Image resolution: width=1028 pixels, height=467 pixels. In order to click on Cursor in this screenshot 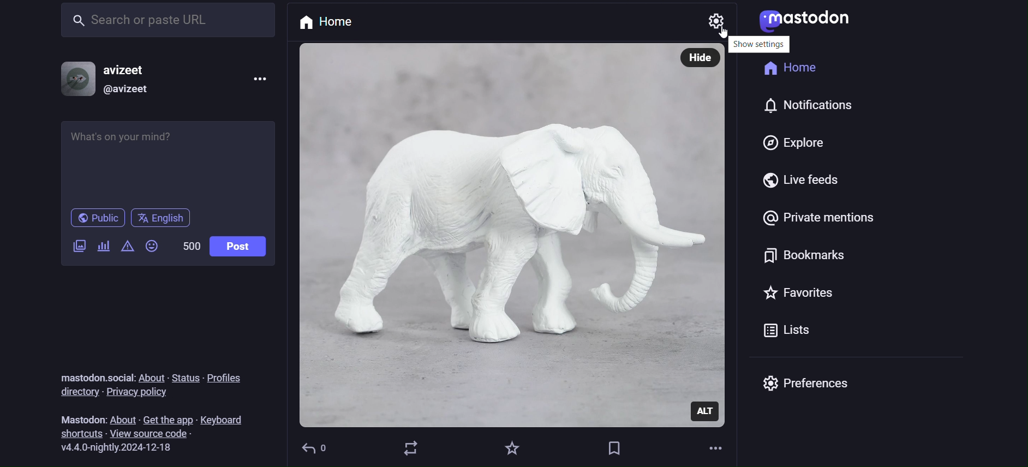, I will do `click(726, 34)`.